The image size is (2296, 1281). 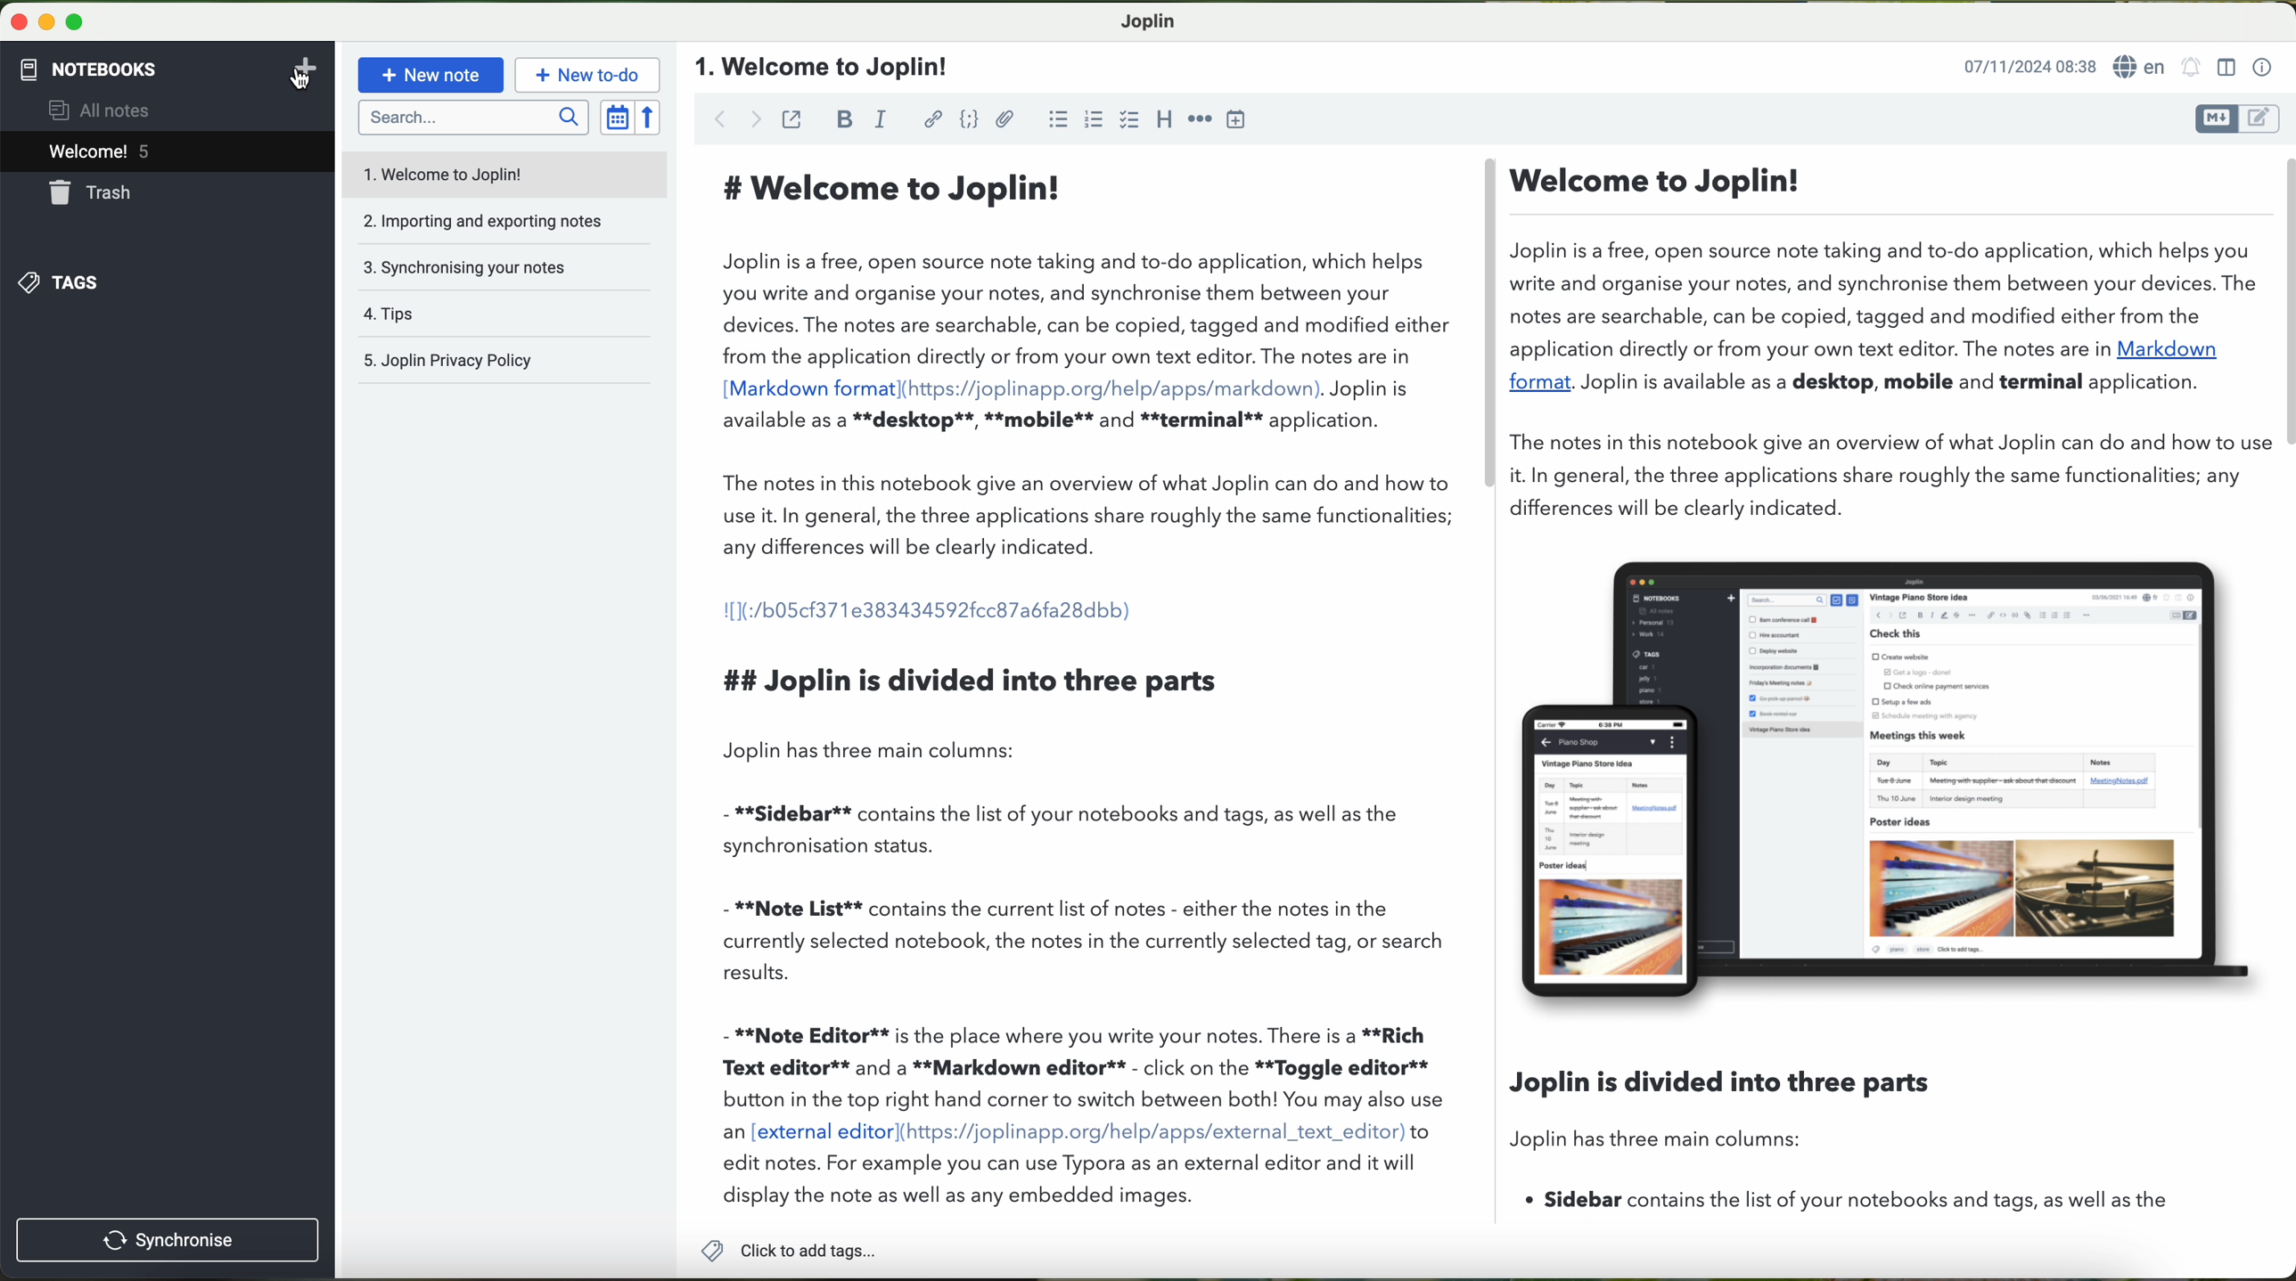 What do you see at coordinates (2281, 304) in the screenshot?
I see `vertical scroll bar` at bounding box center [2281, 304].